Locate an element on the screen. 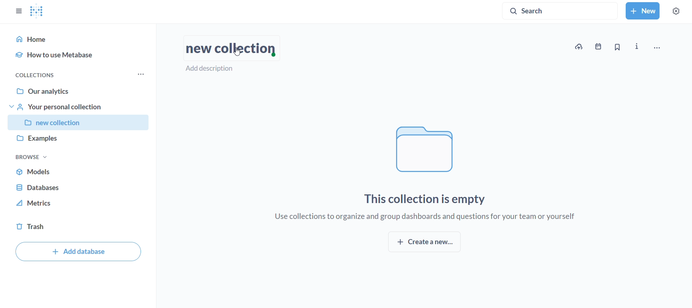 This screenshot has width=692, height=308. models is located at coordinates (79, 172).